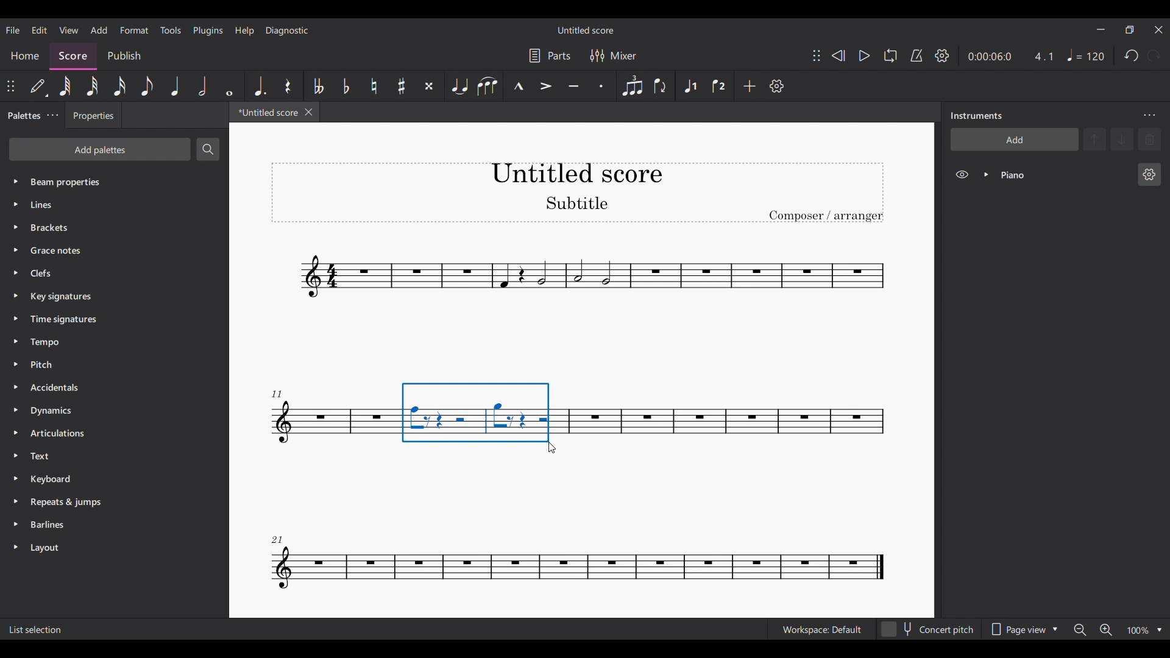 This screenshot has height=658, width=1170. I want to click on Manage parts, so click(550, 55).